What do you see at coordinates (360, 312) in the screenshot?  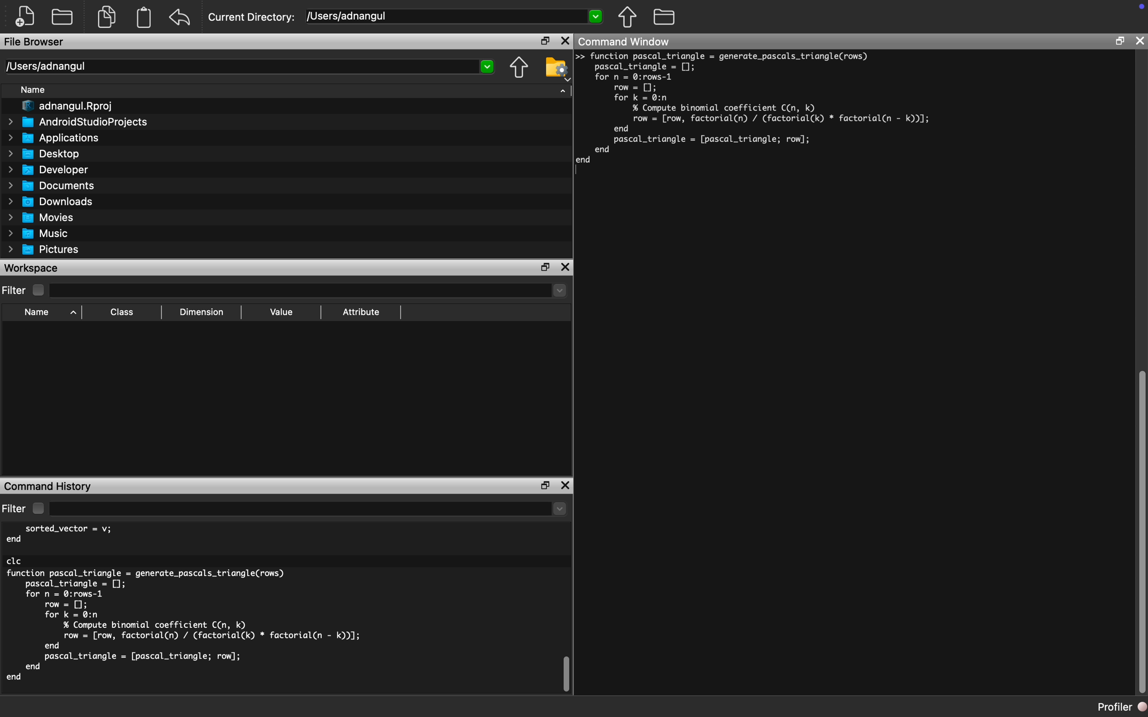 I see `Attribute` at bounding box center [360, 312].